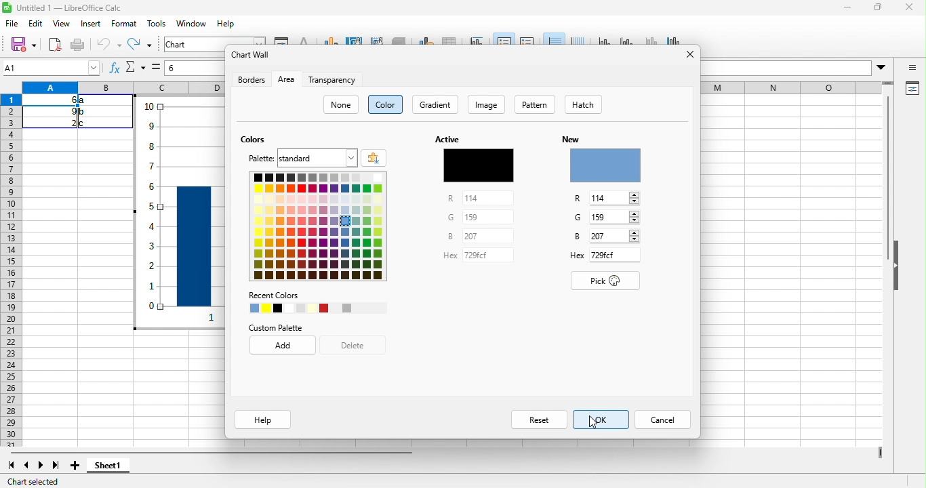  Describe the element at coordinates (71, 112) in the screenshot. I see `9` at that location.